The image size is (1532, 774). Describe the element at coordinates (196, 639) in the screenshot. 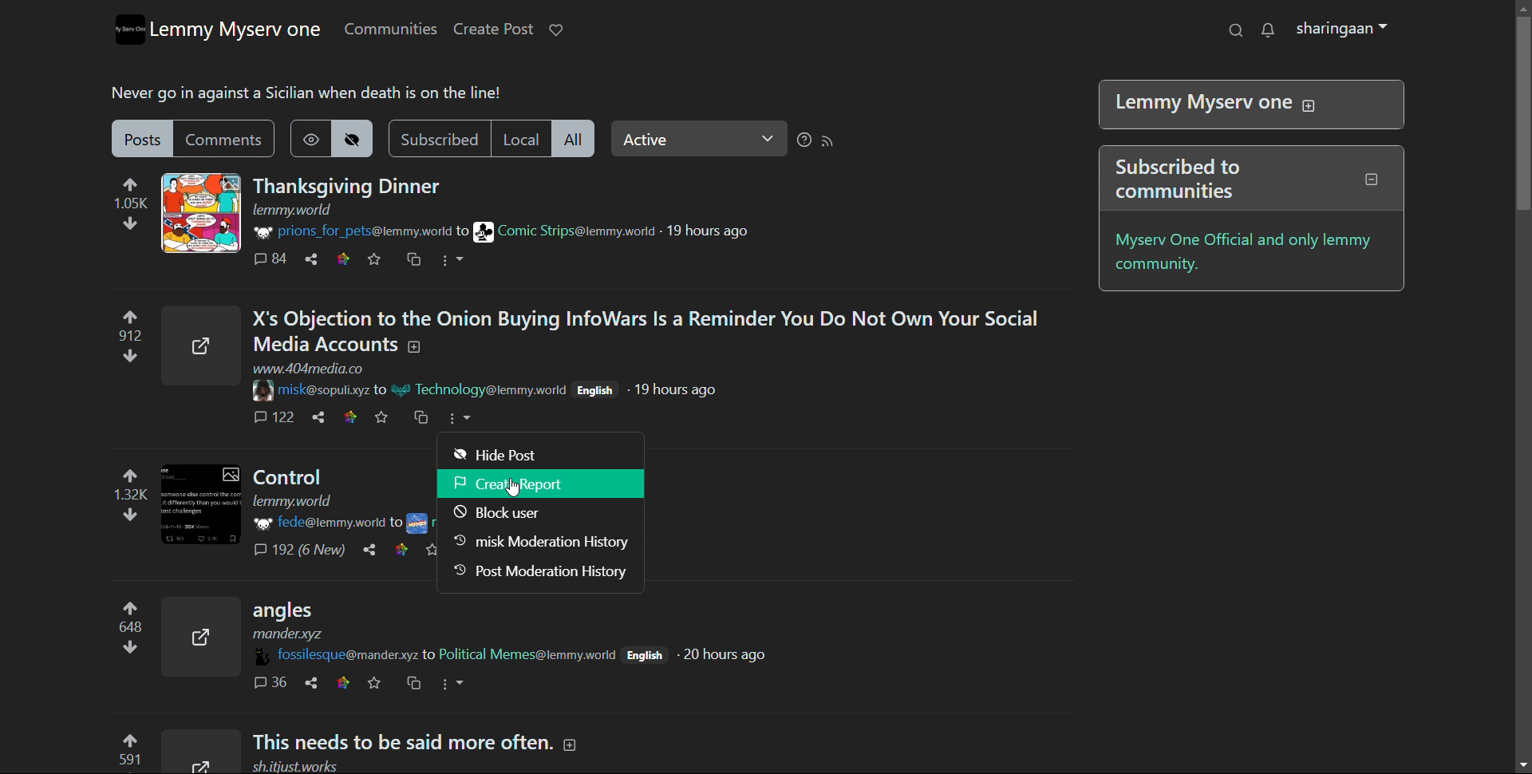

I see `Expand here with this image` at that location.